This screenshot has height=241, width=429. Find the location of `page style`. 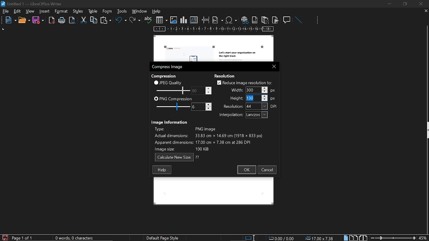

page style is located at coordinates (164, 238).